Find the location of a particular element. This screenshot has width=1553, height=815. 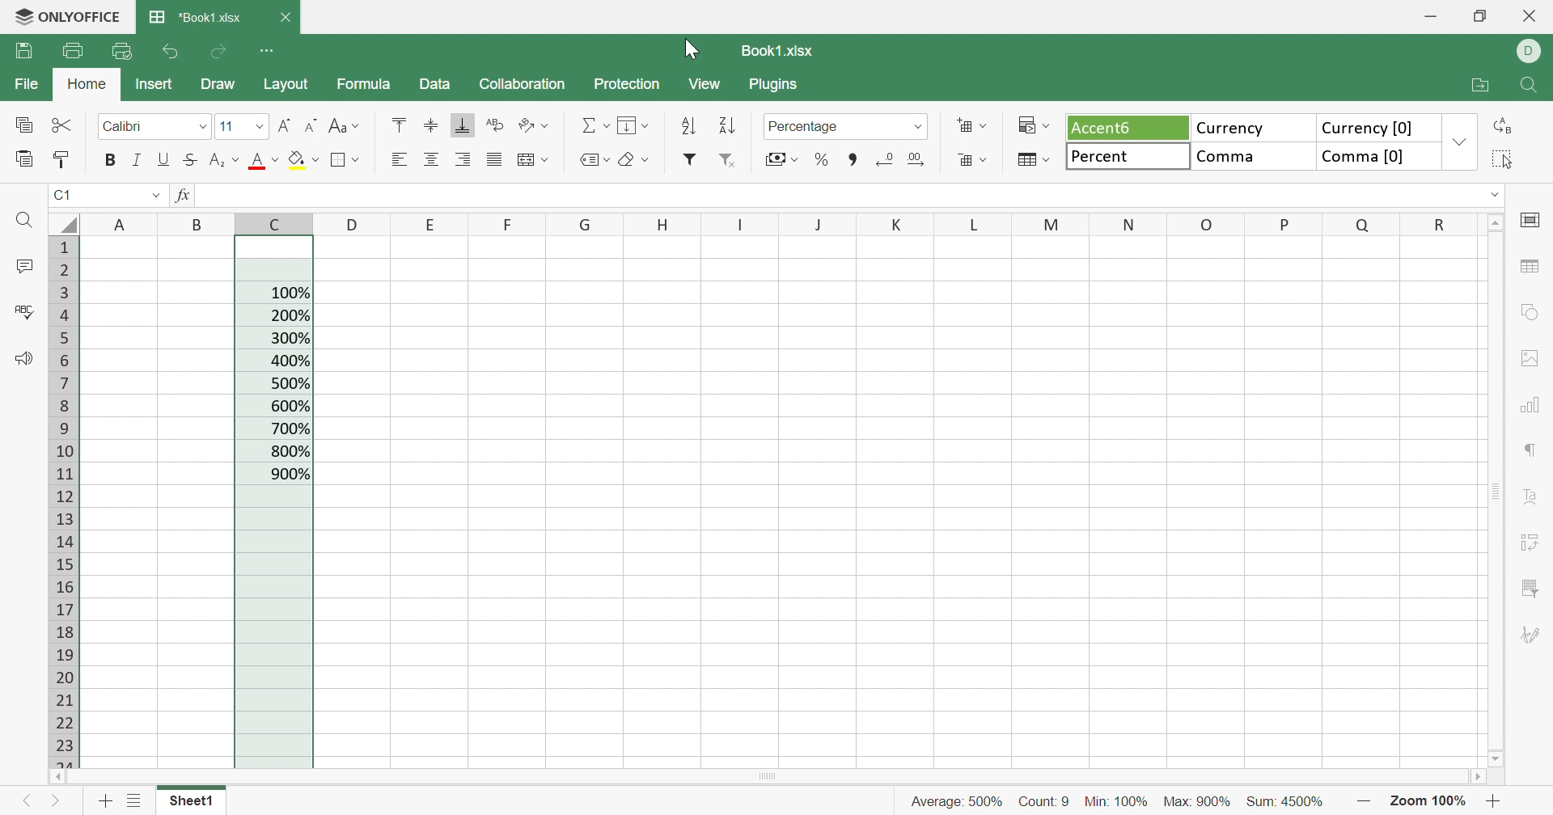

R is located at coordinates (1432, 225).